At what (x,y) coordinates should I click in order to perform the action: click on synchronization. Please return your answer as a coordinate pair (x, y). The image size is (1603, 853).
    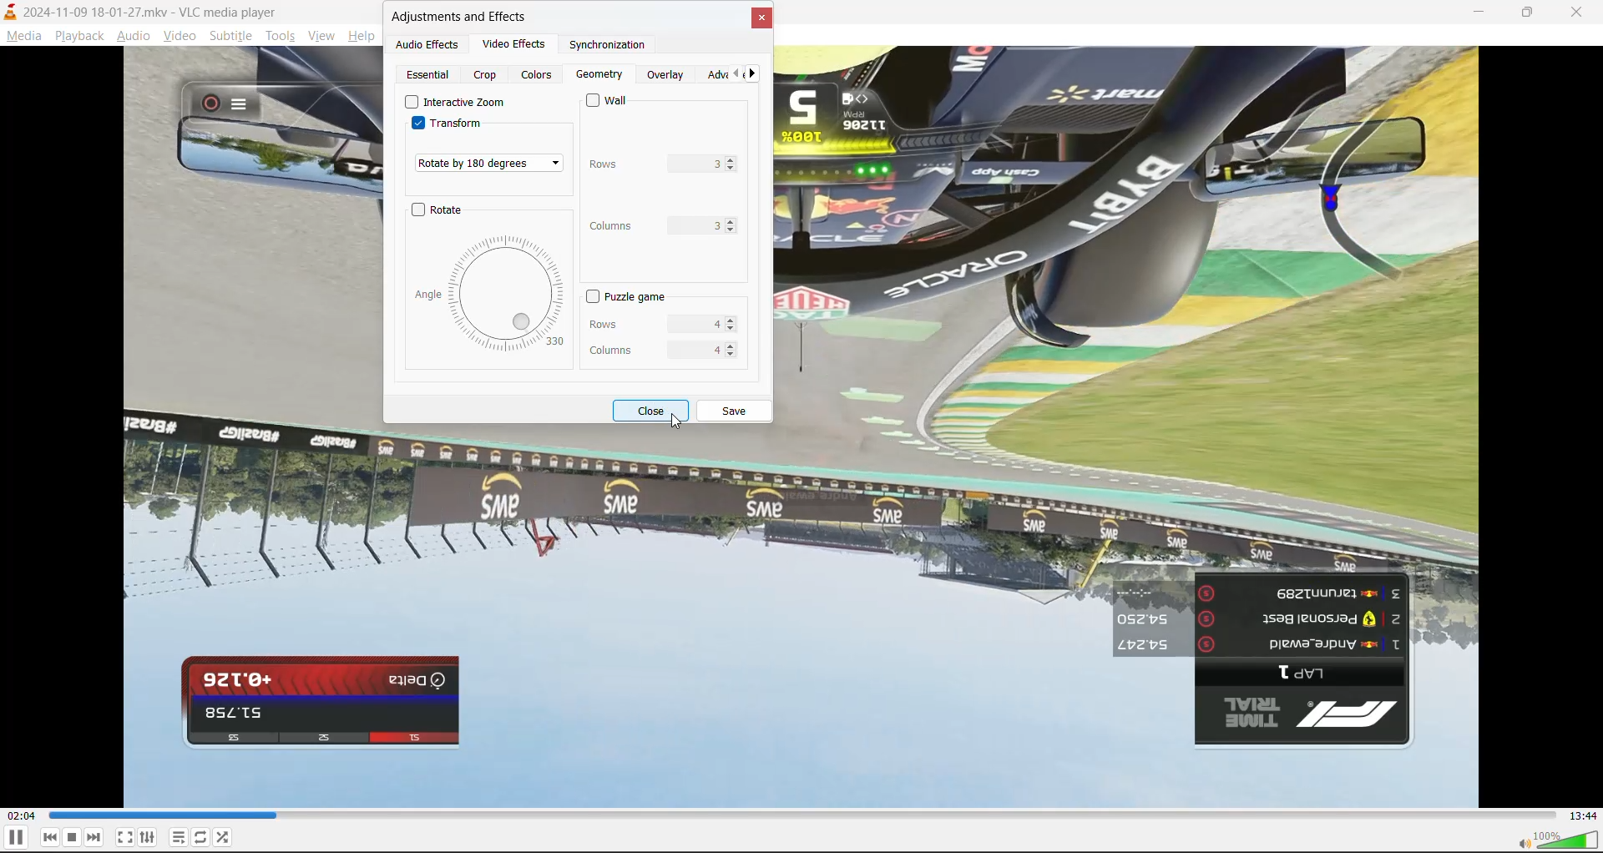
    Looking at the image, I should click on (599, 47).